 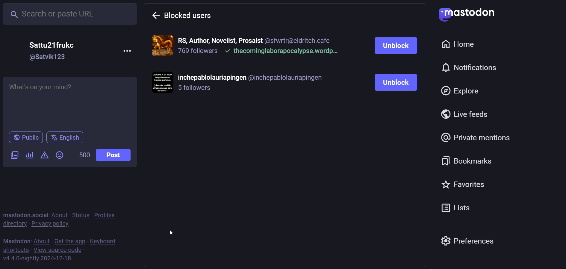 I want to click on public post, so click(x=24, y=137).